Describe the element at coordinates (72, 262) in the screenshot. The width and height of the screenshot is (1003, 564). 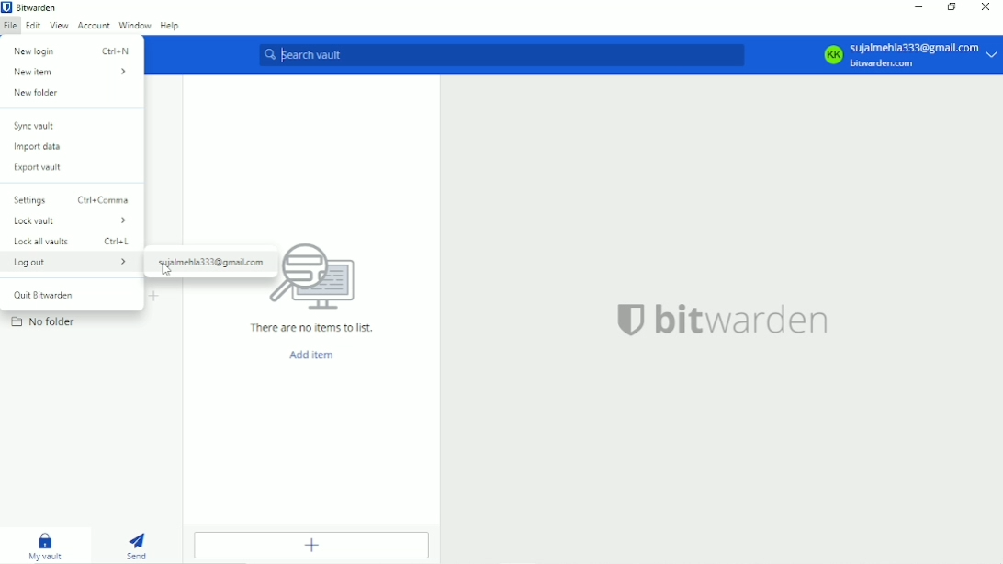
I see `log out
>` at that location.